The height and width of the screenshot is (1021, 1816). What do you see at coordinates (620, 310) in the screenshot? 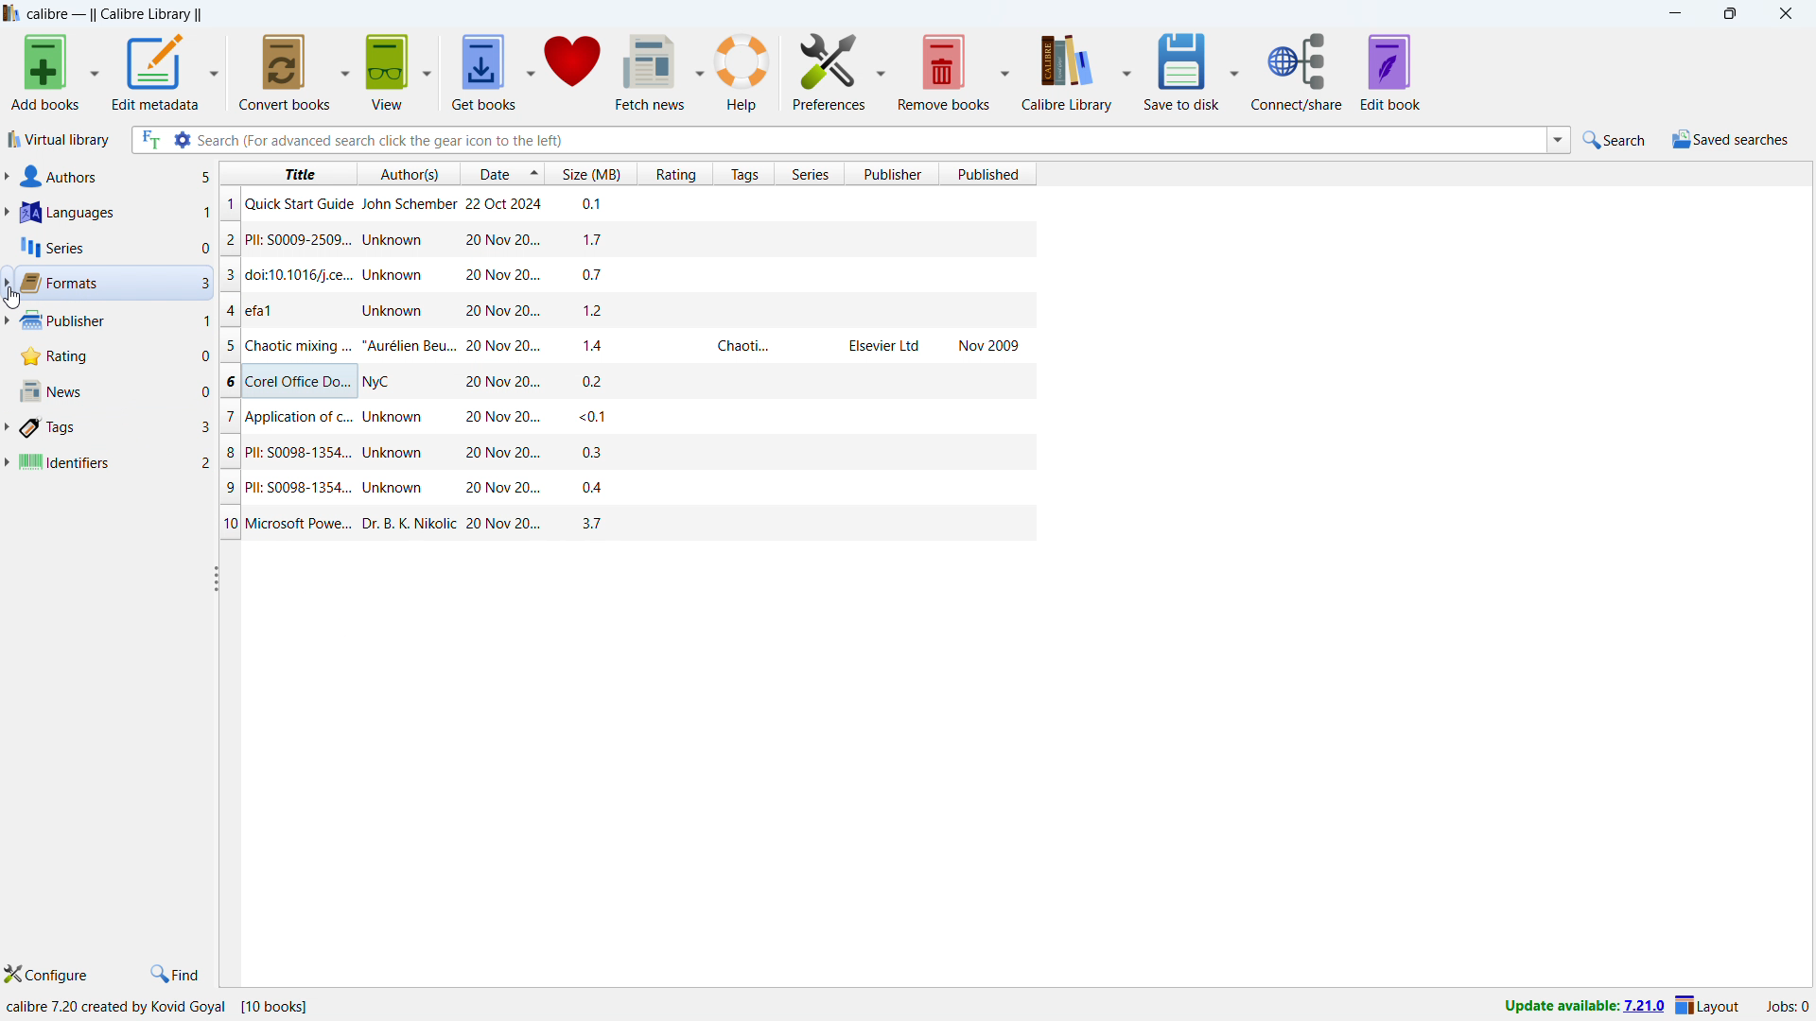
I see `one book entry` at bounding box center [620, 310].